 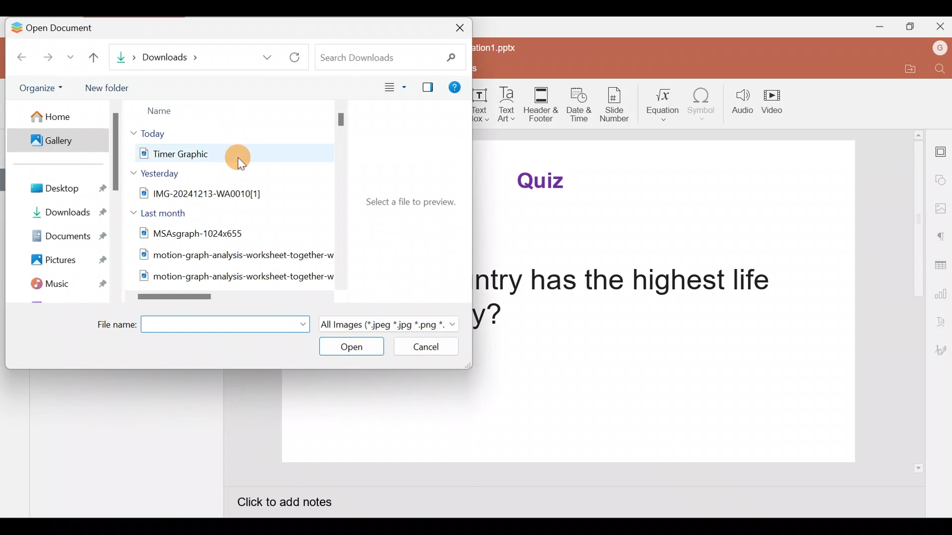 What do you see at coordinates (878, 26) in the screenshot?
I see `Minimize` at bounding box center [878, 26].